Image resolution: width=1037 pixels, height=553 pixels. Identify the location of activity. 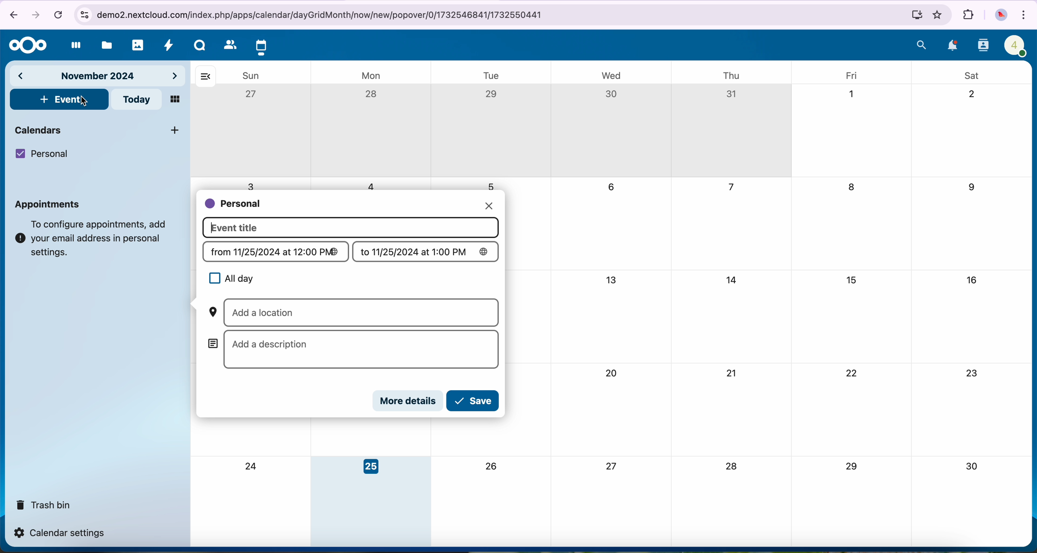
(171, 45).